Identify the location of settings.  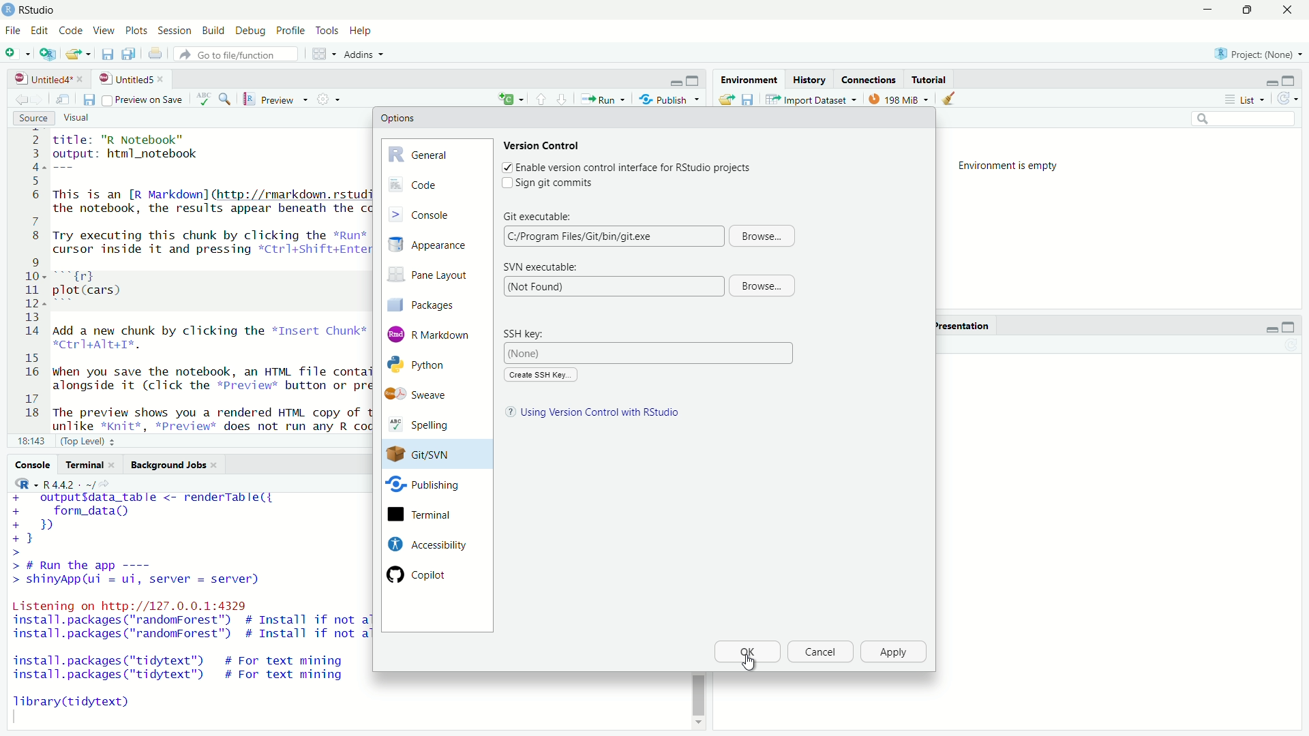
(331, 99).